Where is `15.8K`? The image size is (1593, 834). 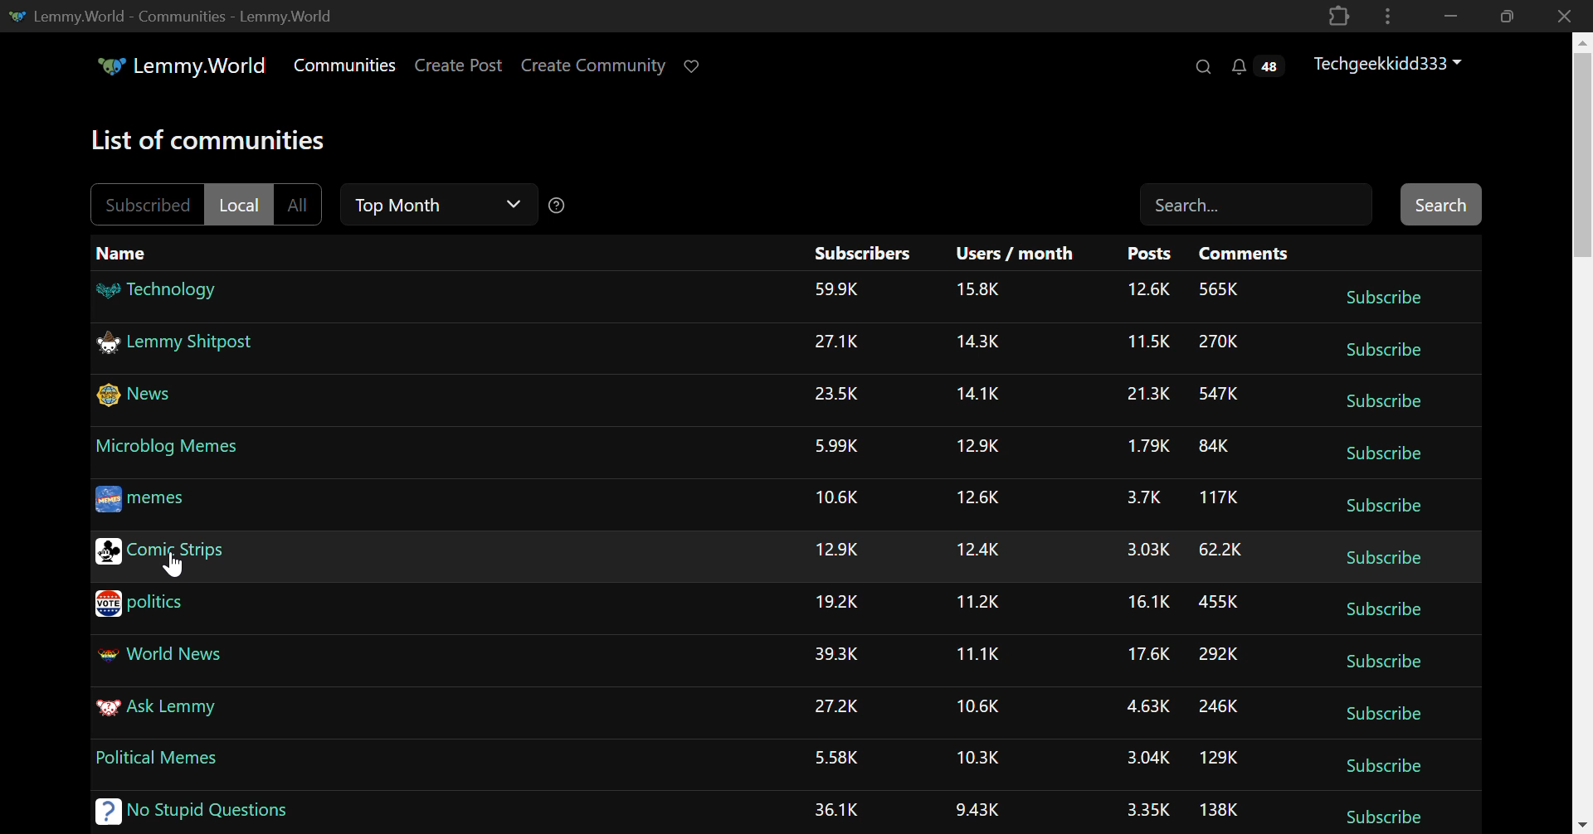
15.8K is located at coordinates (979, 290).